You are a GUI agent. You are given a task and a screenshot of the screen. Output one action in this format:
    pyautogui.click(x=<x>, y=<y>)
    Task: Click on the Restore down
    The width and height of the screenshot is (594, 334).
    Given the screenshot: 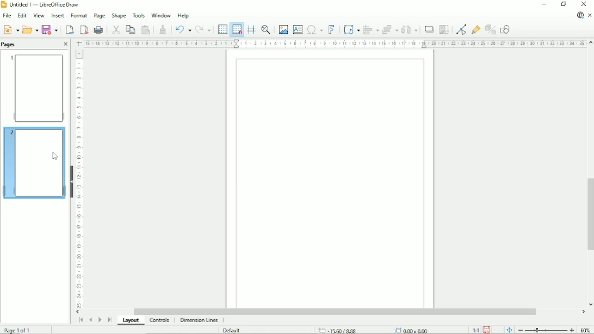 What is the action you would take?
    pyautogui.click(x=564, y=4)
    